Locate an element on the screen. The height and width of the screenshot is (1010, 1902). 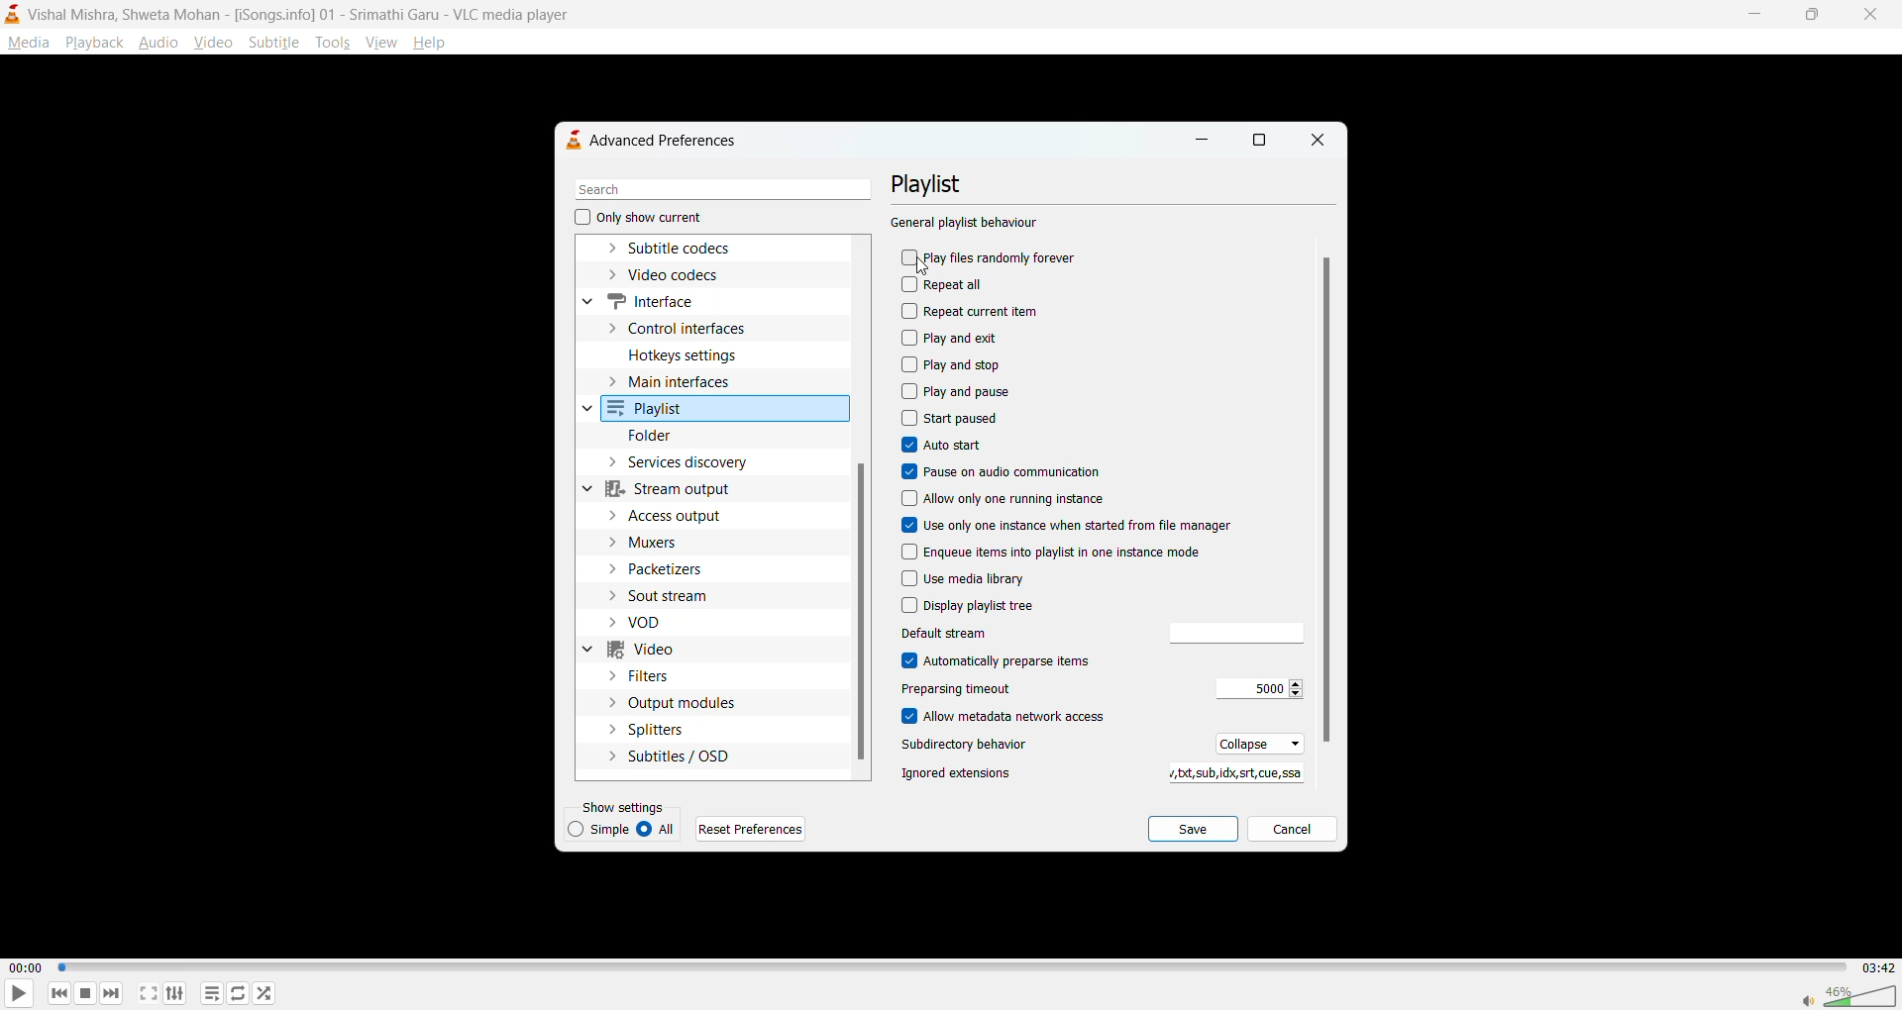
stop is located at coordinates (82, 993).